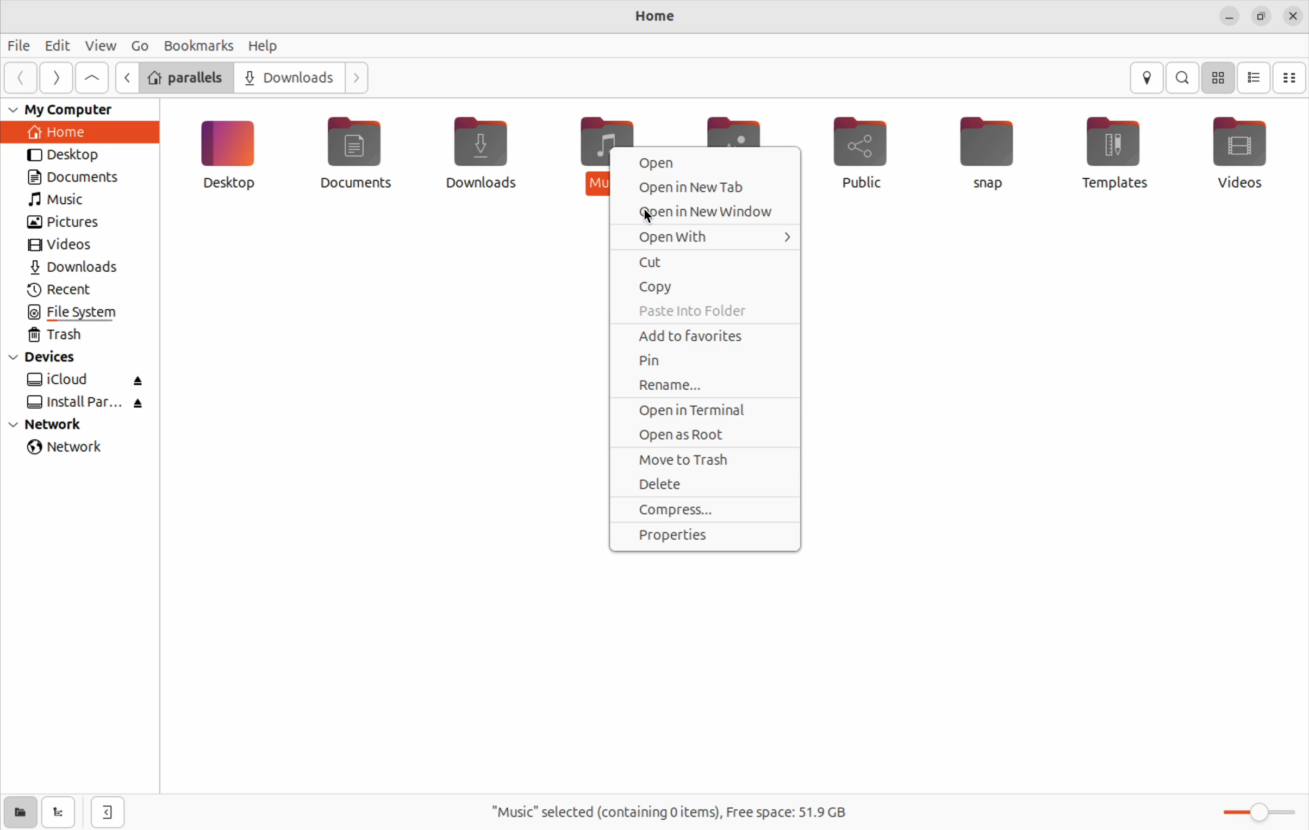 The width and height of the screenshot is (1309, 830). What do you see at coordinates (199, 45) in the screenshot?
I see `Book marks` at bounding box center [199, 45].